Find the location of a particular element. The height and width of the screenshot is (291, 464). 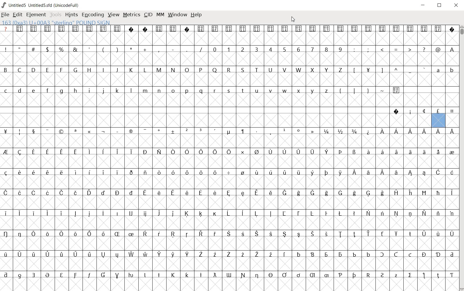

SCROLLBAR is located at coordinates (461, 158).